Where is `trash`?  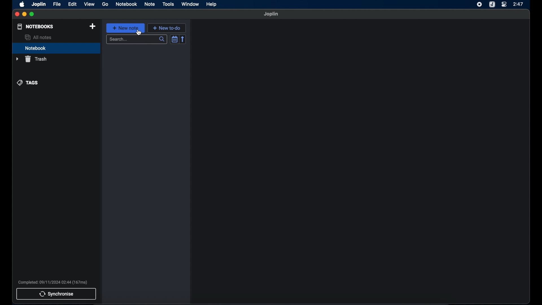
trash is located at coordinates (32, 59).